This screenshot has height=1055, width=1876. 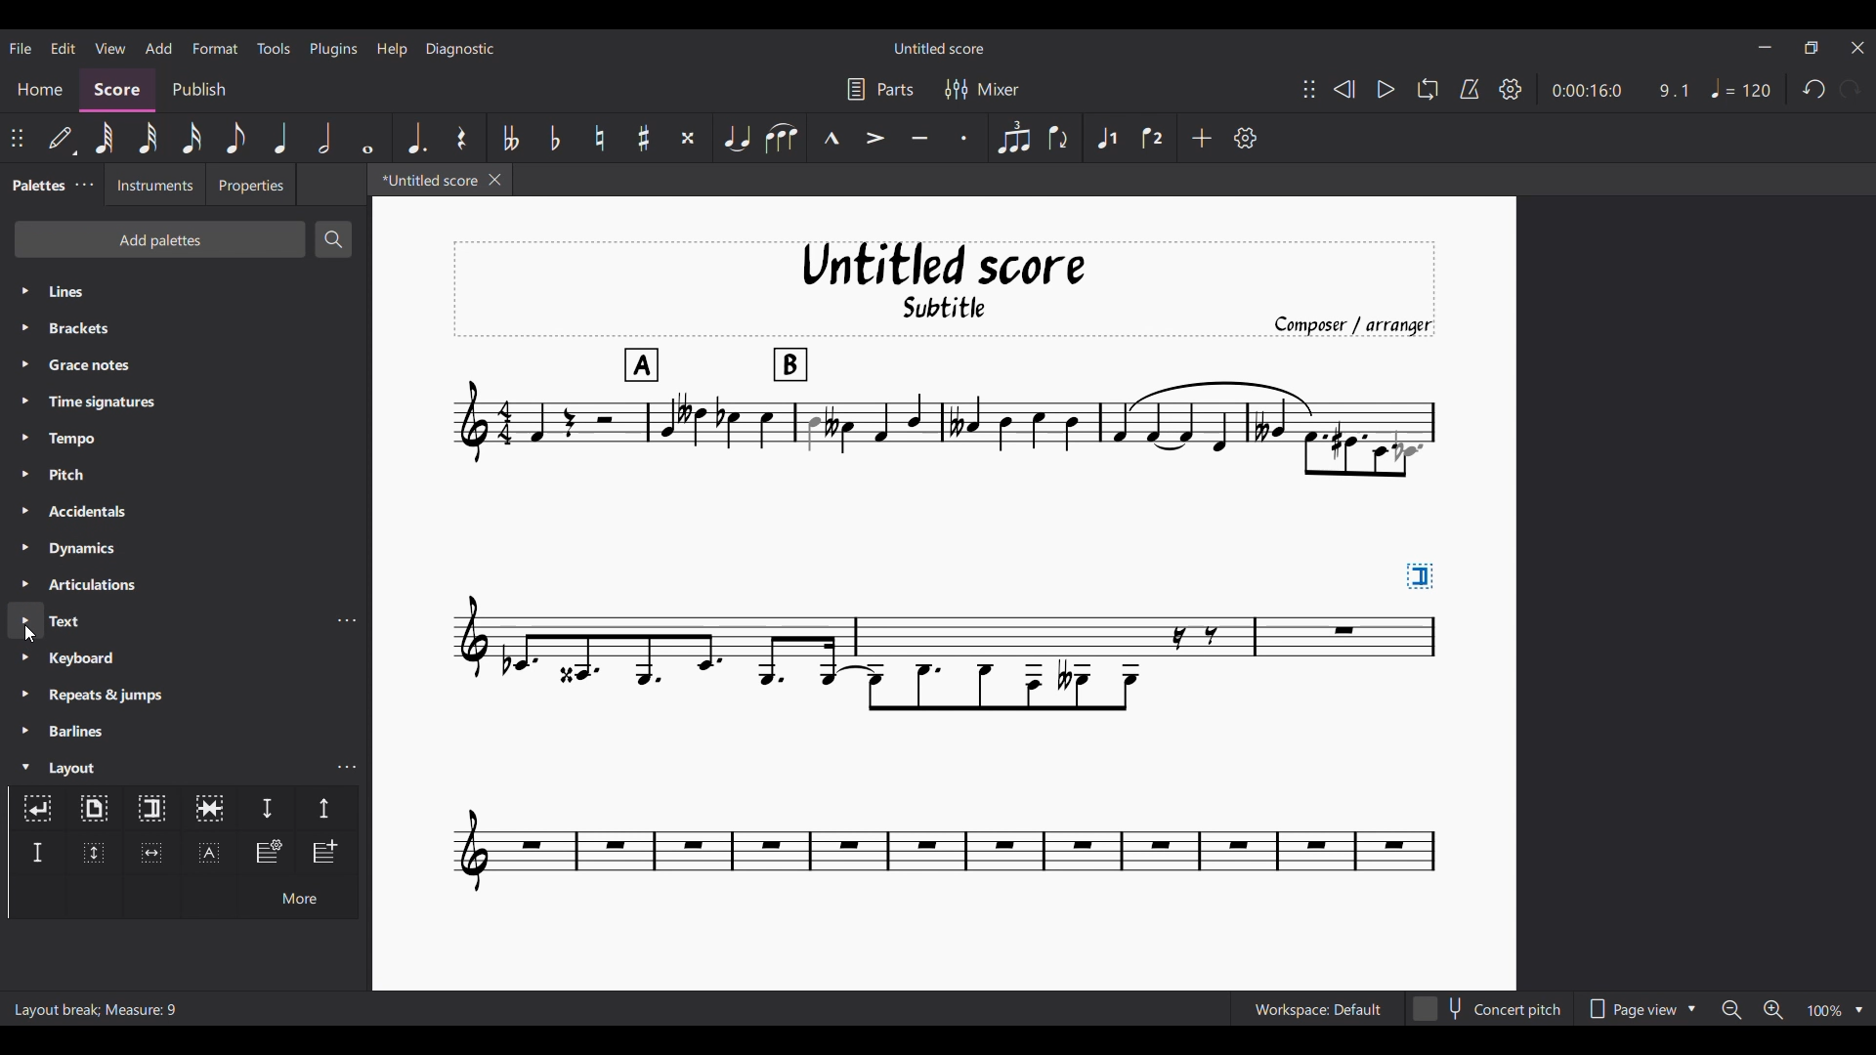 I want to click on Publish section, so click(x=198, y=90).